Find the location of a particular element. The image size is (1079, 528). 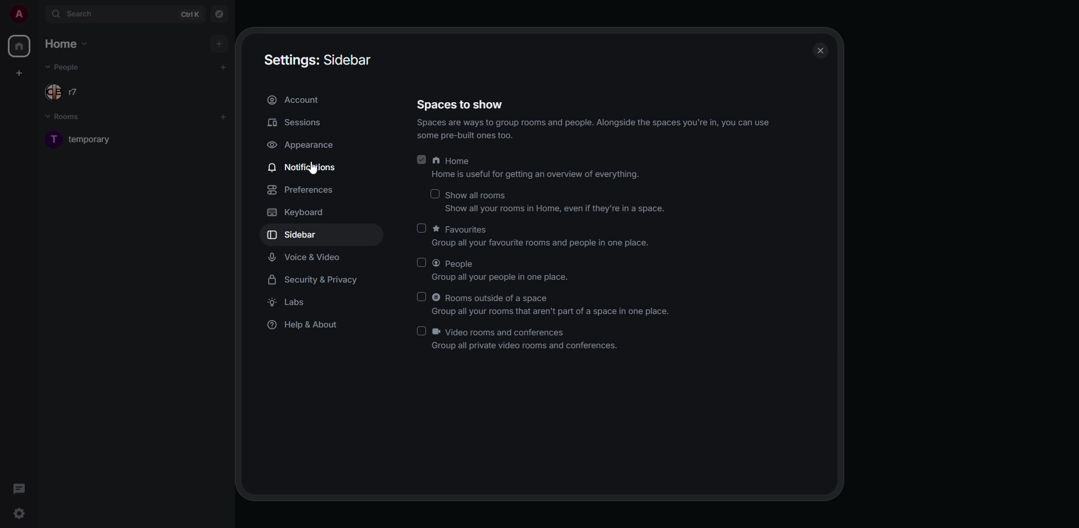

add is located at coordinates (220, 44).